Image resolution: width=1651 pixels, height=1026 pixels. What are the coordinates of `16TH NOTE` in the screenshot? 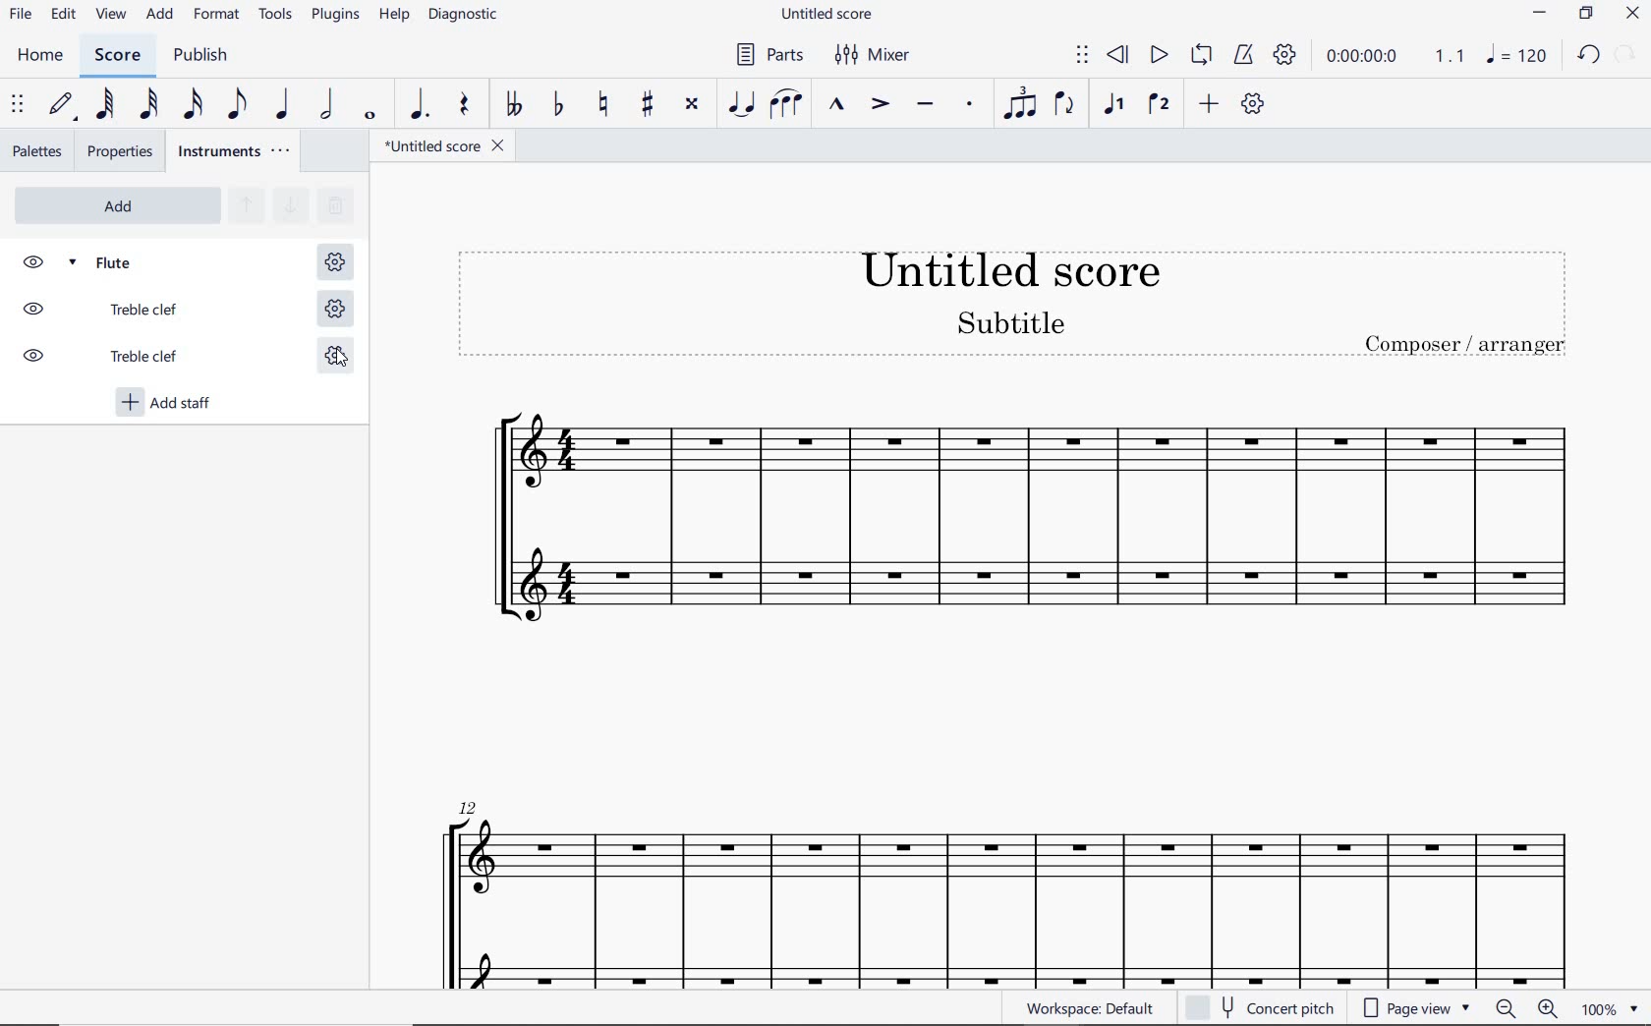 It's located at (194, 105).